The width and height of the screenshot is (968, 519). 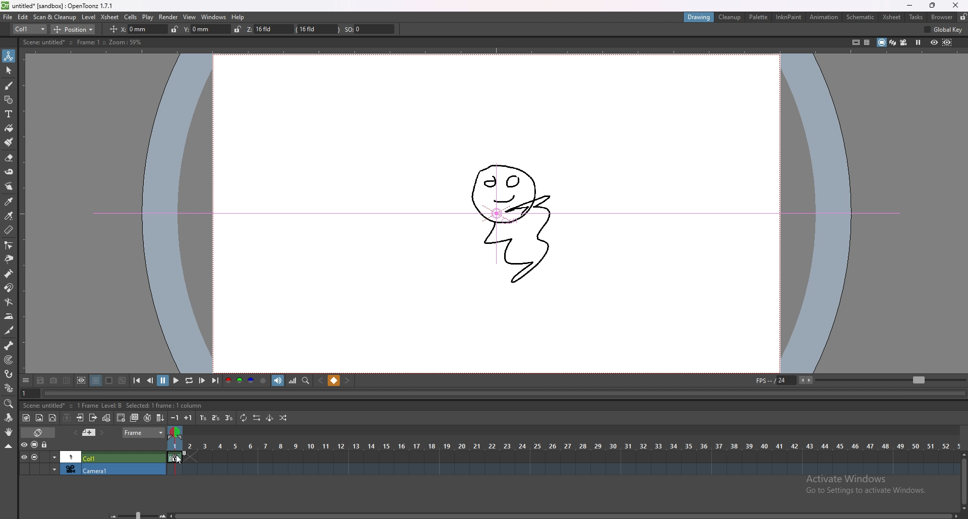 What do you see at coordinates (53, 418) in the screenshot?
I see `new vector level` at bounding box center [53, 418].